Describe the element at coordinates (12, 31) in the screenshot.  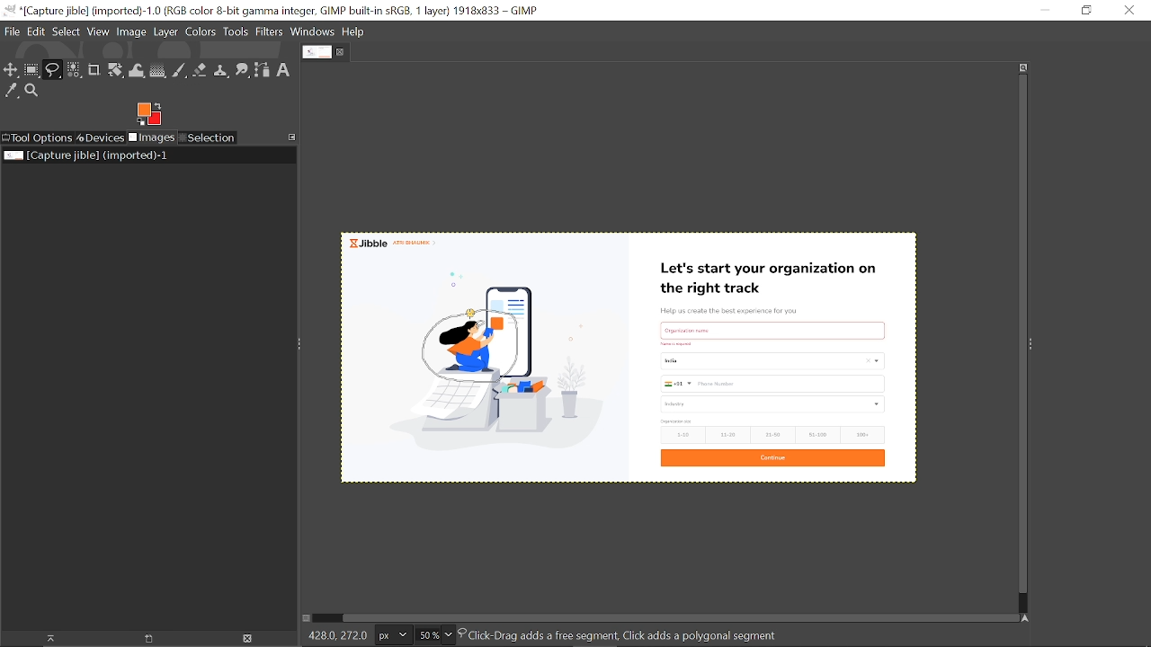
I see `File` at that location.